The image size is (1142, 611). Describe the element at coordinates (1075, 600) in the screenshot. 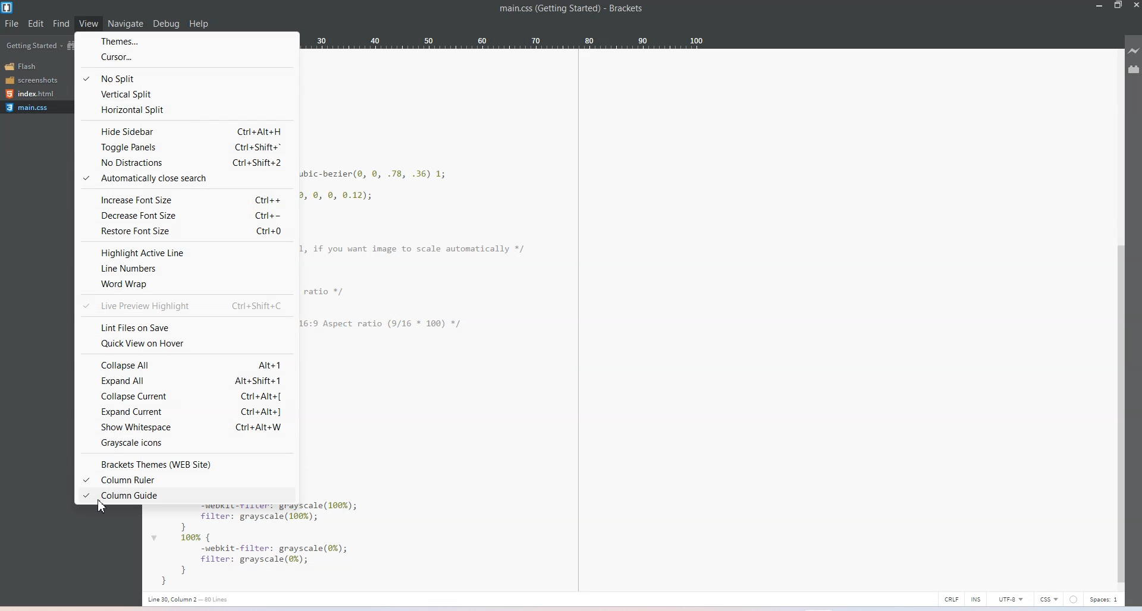

I see `No linter available` at that location.